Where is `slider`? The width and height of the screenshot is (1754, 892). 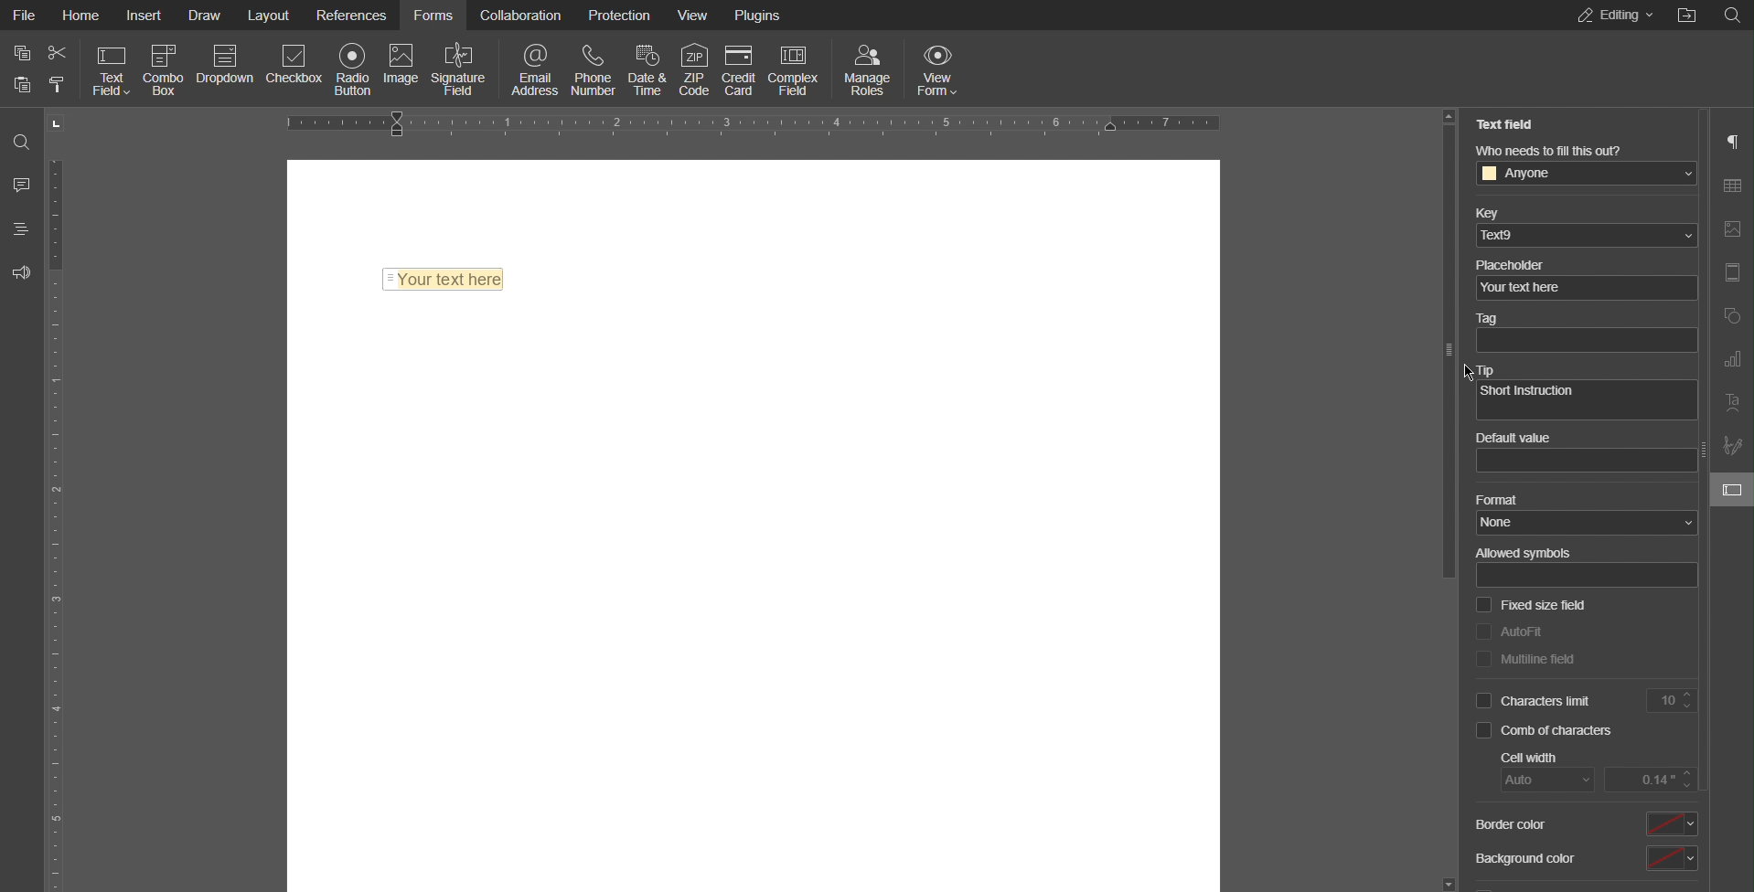
slider is located at coordinates (1449, 350).